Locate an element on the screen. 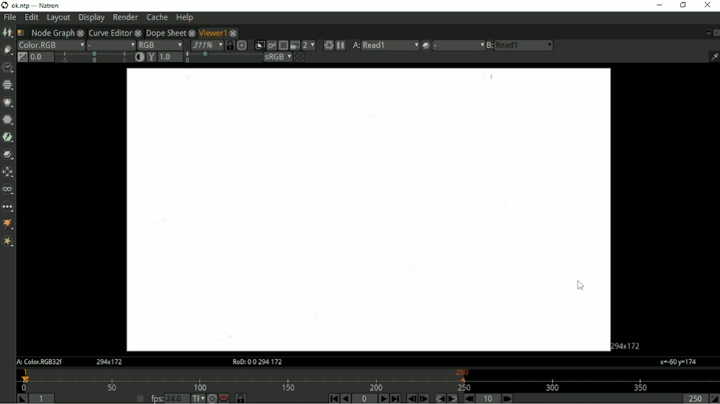  Dope Sheet is located at coordinates (165, 32).